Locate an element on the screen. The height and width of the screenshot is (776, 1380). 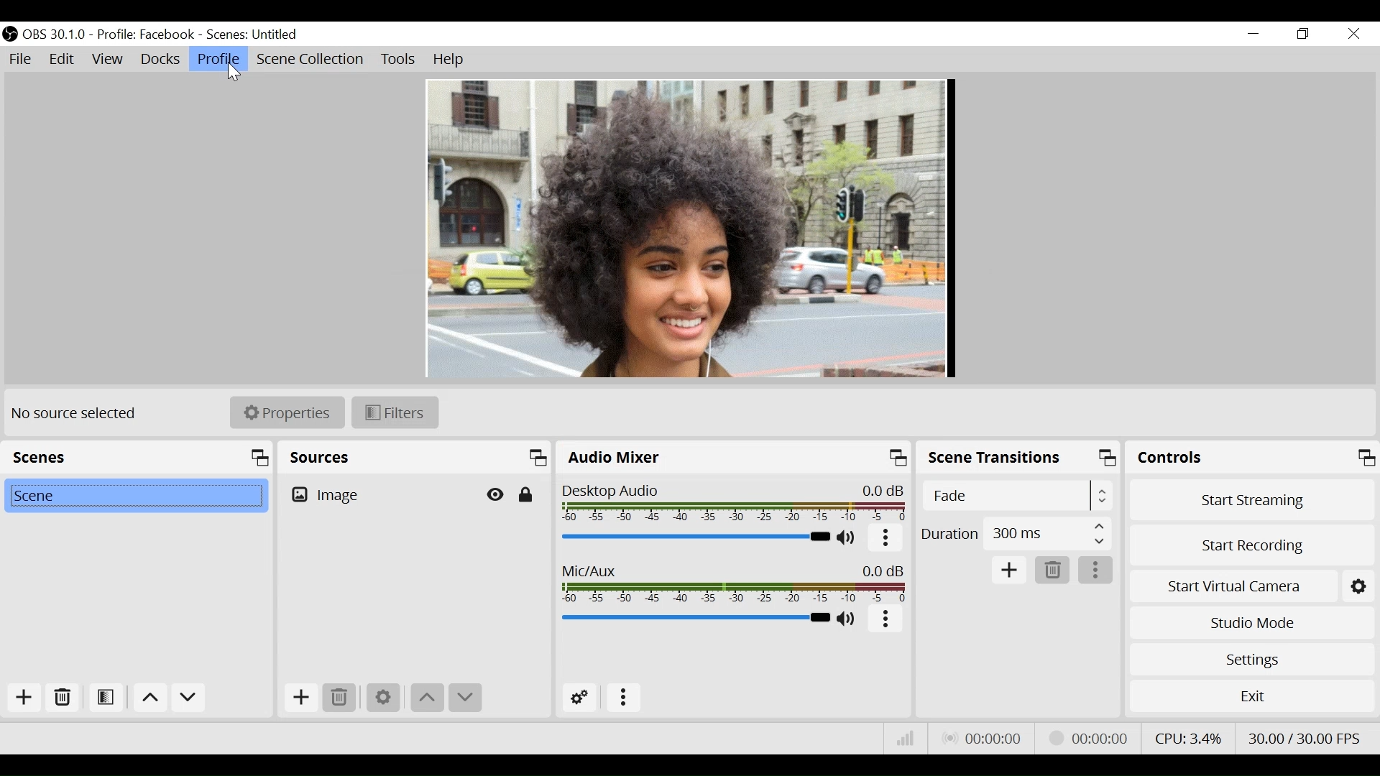
Select Duration is located at coordinates (1016, 532).